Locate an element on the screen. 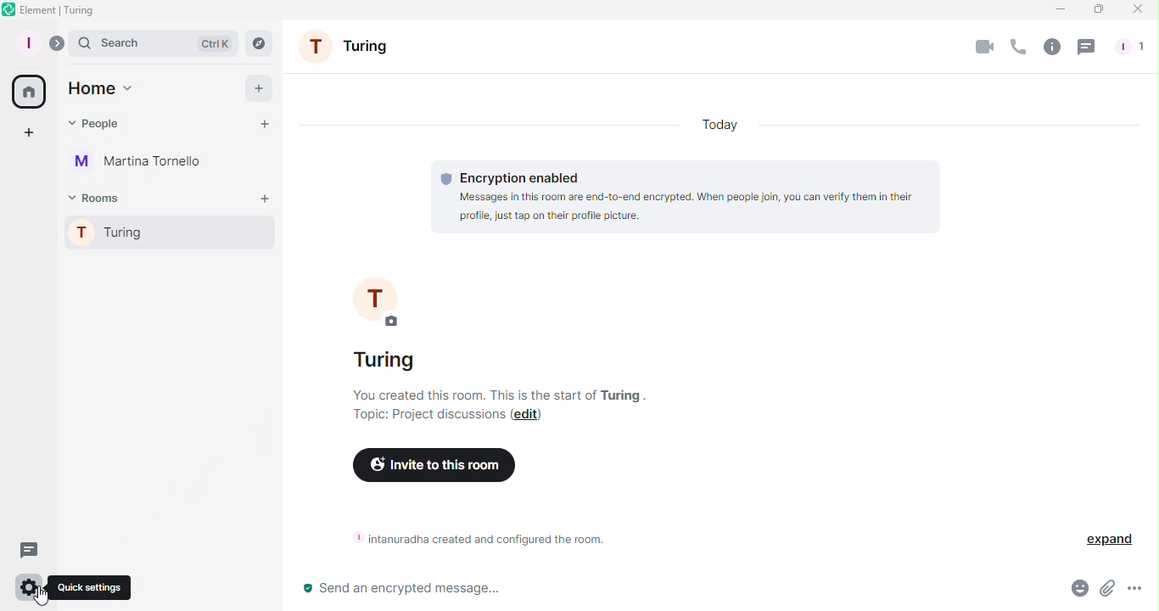 The width and height of the screenshot is (1159, 611). Attachment is located at coordinates (1107, 590).